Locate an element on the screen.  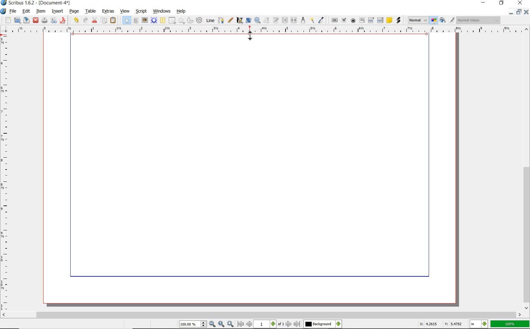
X: 4.2615 Y: 5.4702 is located at coordinates (440, 324).